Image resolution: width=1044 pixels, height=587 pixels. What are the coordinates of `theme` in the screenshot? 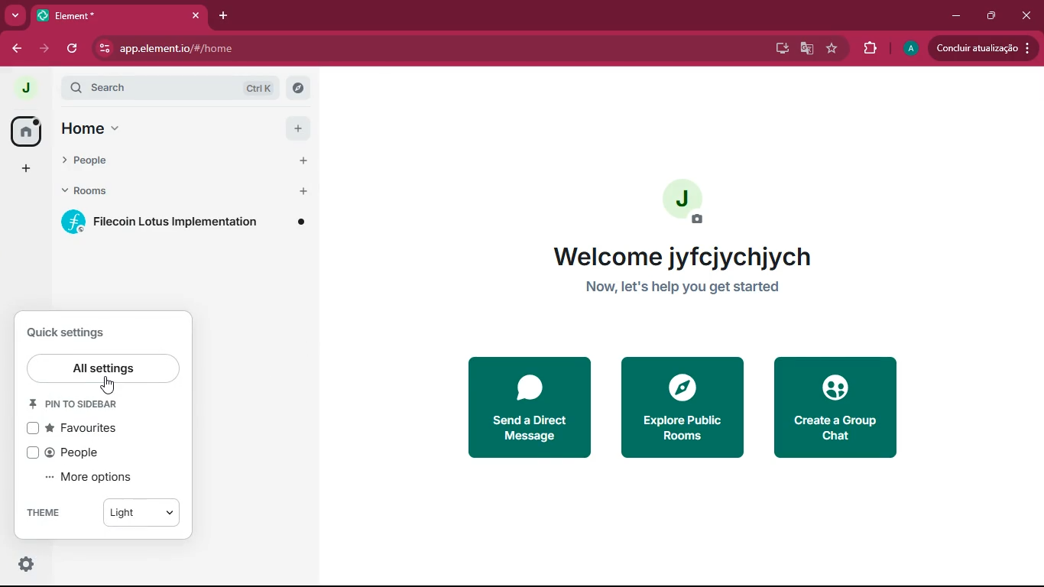 It's located at (45, 511).